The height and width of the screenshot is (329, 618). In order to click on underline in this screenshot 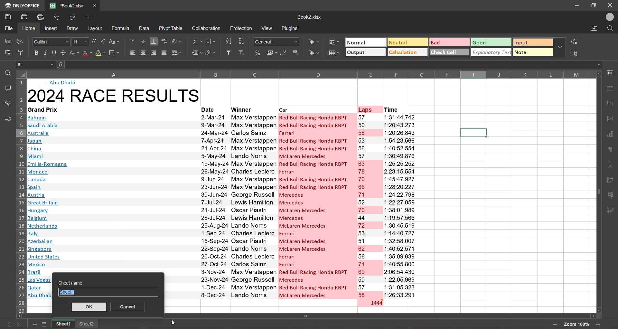, I will do `click(53, 53)`.